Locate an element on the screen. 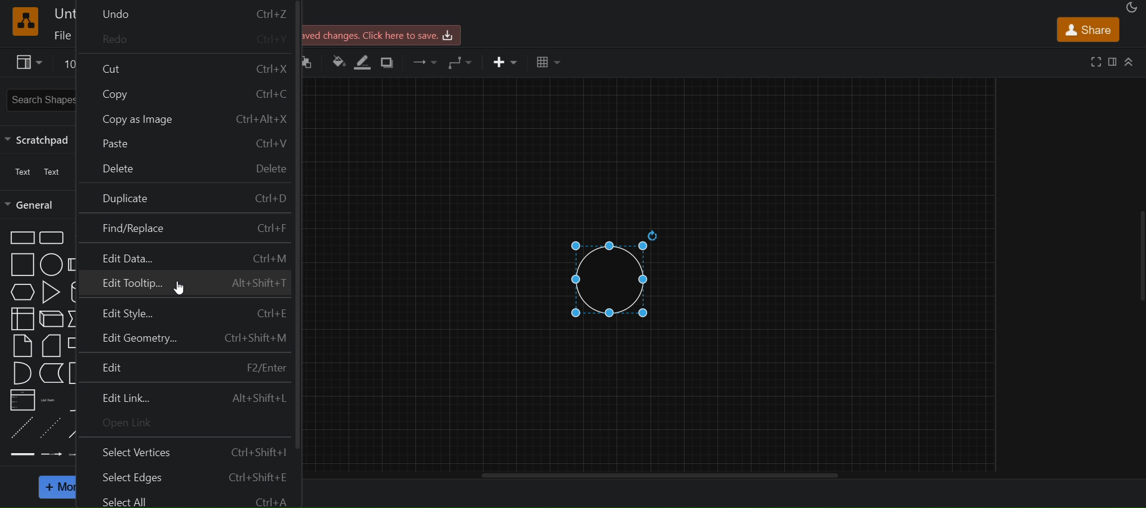  select all is located at coordinates (183, 499).